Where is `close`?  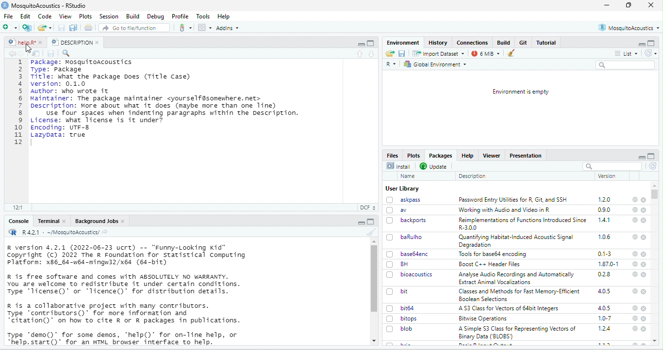
close is located at coordinates (644, 200).